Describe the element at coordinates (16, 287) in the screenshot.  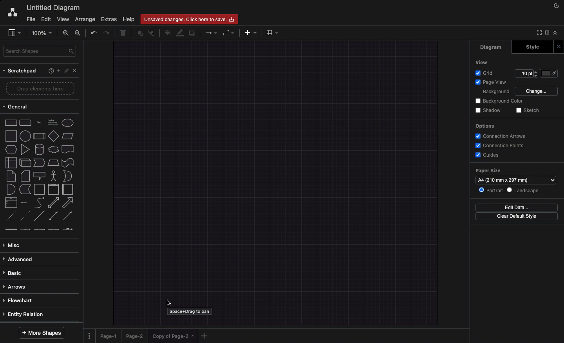
I see `Arrows` at that location.